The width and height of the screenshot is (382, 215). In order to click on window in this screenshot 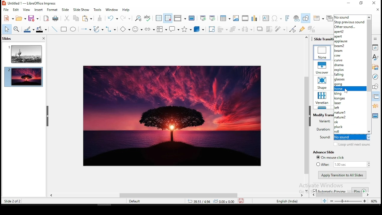, I will do `click(111, 10)`.